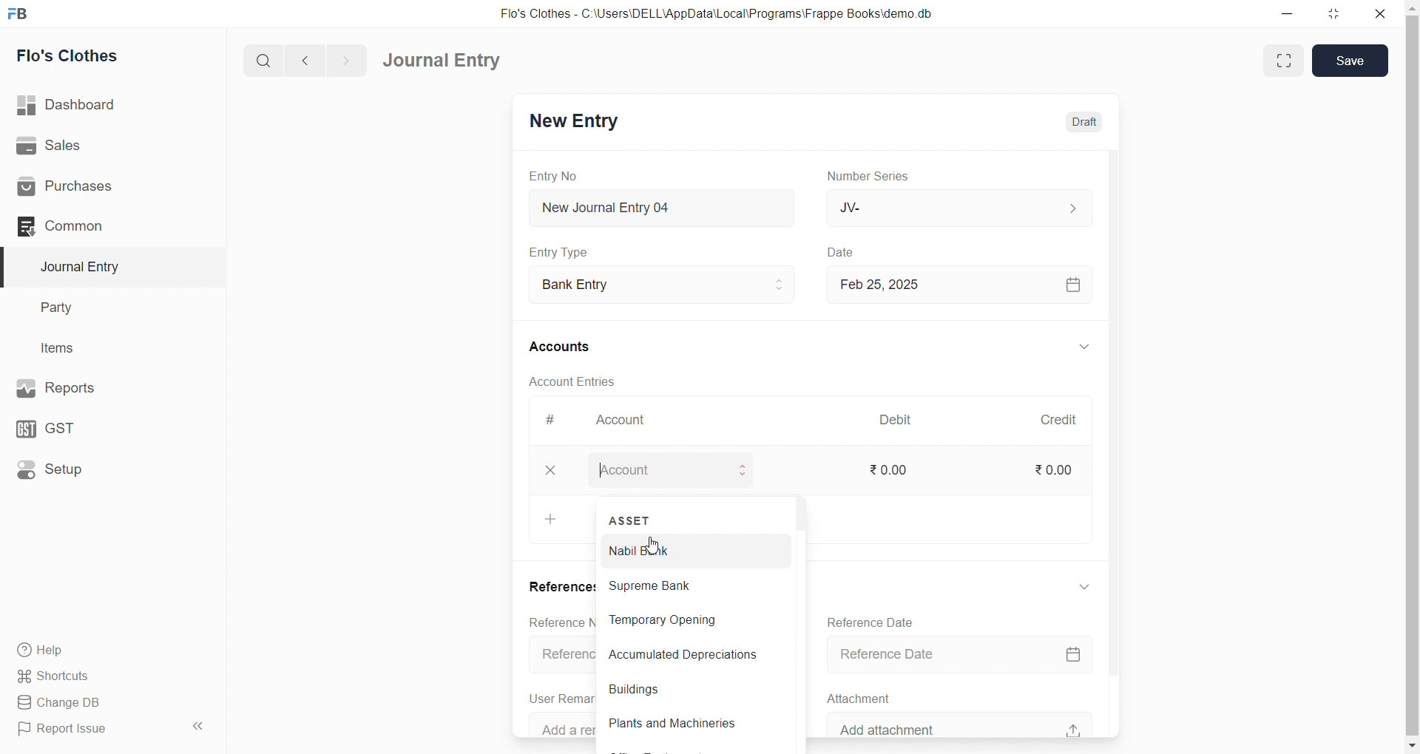 This screenshot has height=754, width=1420. What do you see at coordinates (555, 585) in the screenshot?
I see `References` at bounding box center [555, 585].